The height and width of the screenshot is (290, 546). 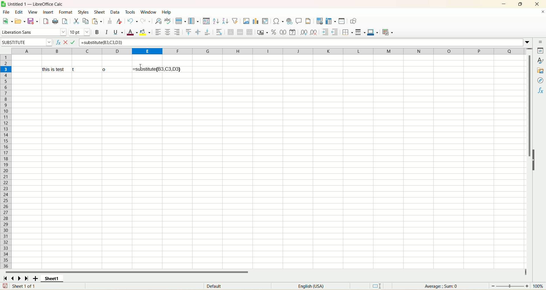 I want to click on background color, so click(x=146, y=32).